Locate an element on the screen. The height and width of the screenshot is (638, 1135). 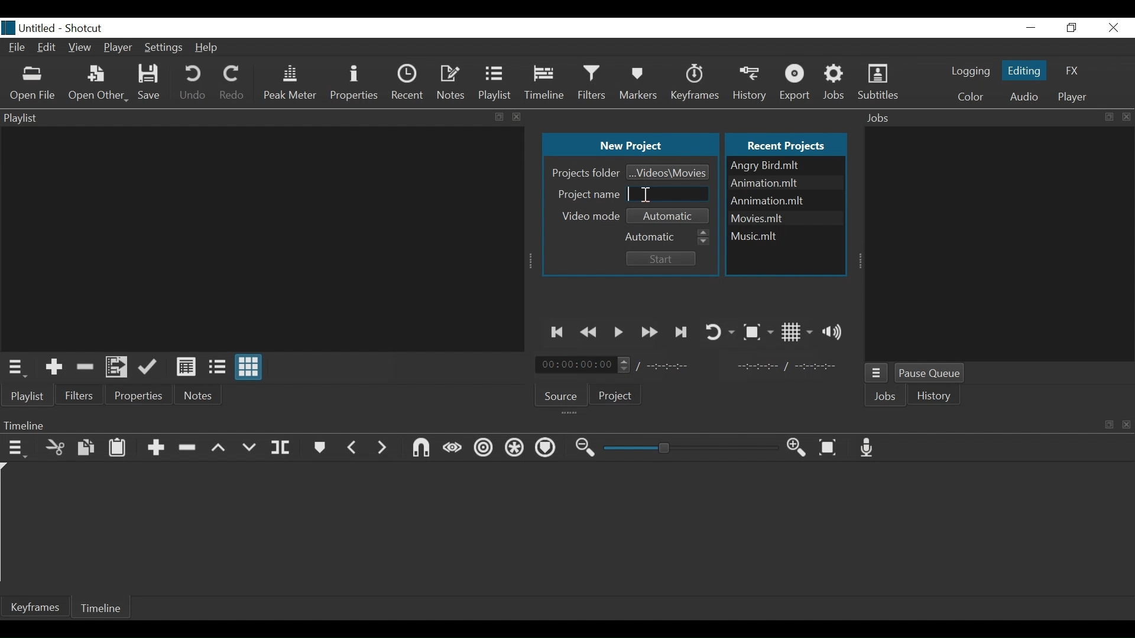
Jobs is located at coordinates (887, 398).